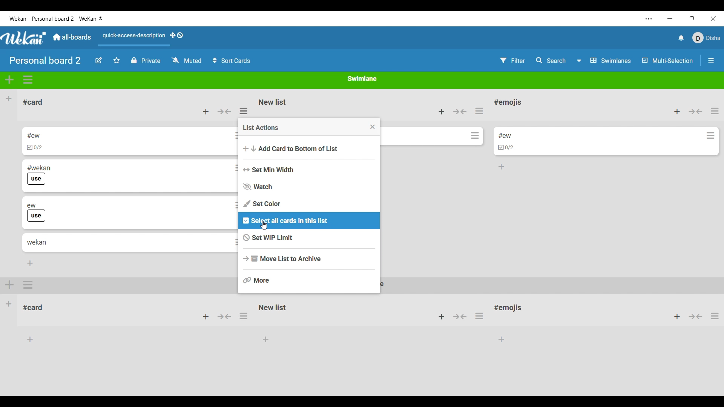 The width and height of the screenshot is (724, 407). I want to click on List title, so click(508, 103).